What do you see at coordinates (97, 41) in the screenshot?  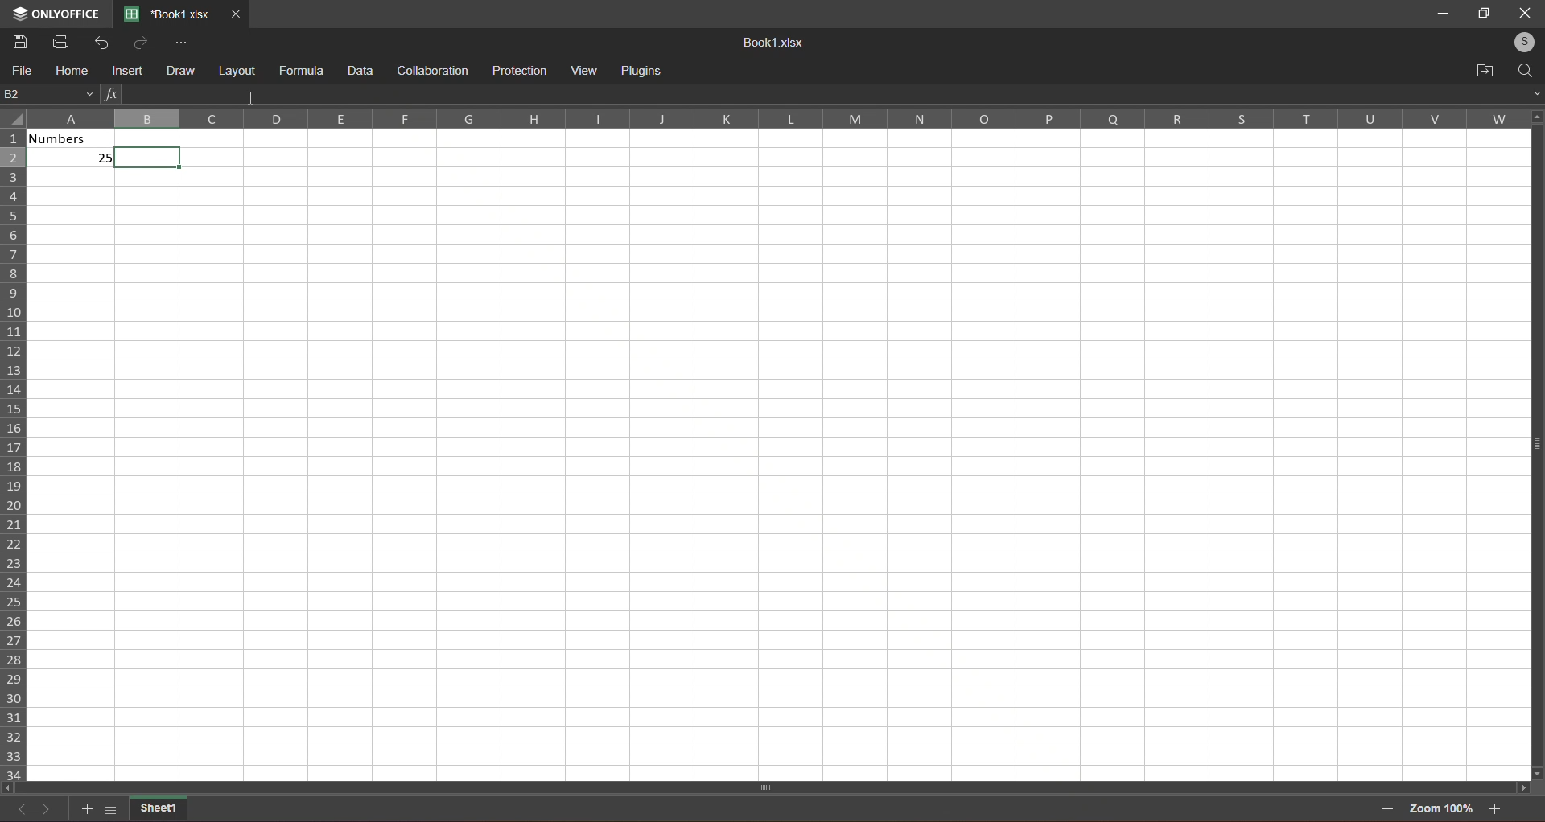 I see `undo` at bounding box center [97, 41].